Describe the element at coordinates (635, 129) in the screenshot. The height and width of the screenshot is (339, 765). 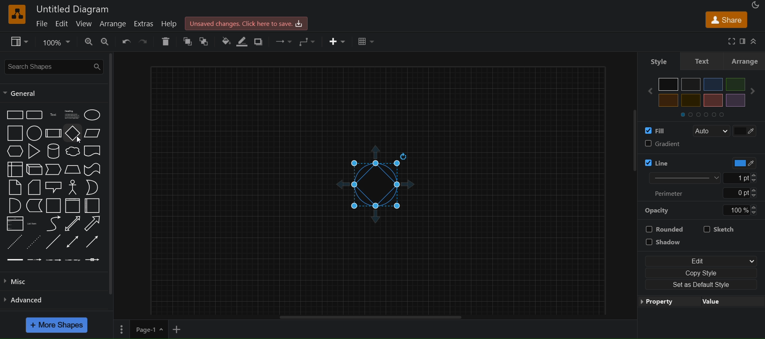
I see `vertical scroll bar` at that location.